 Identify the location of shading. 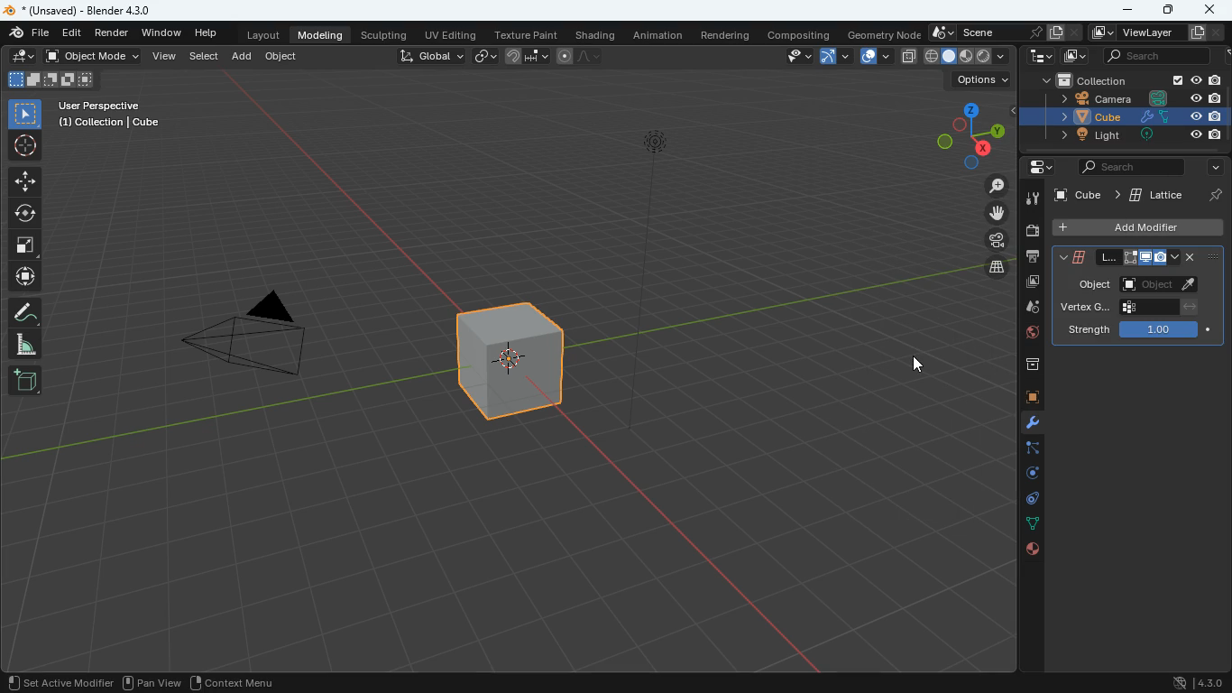
(598, 33).